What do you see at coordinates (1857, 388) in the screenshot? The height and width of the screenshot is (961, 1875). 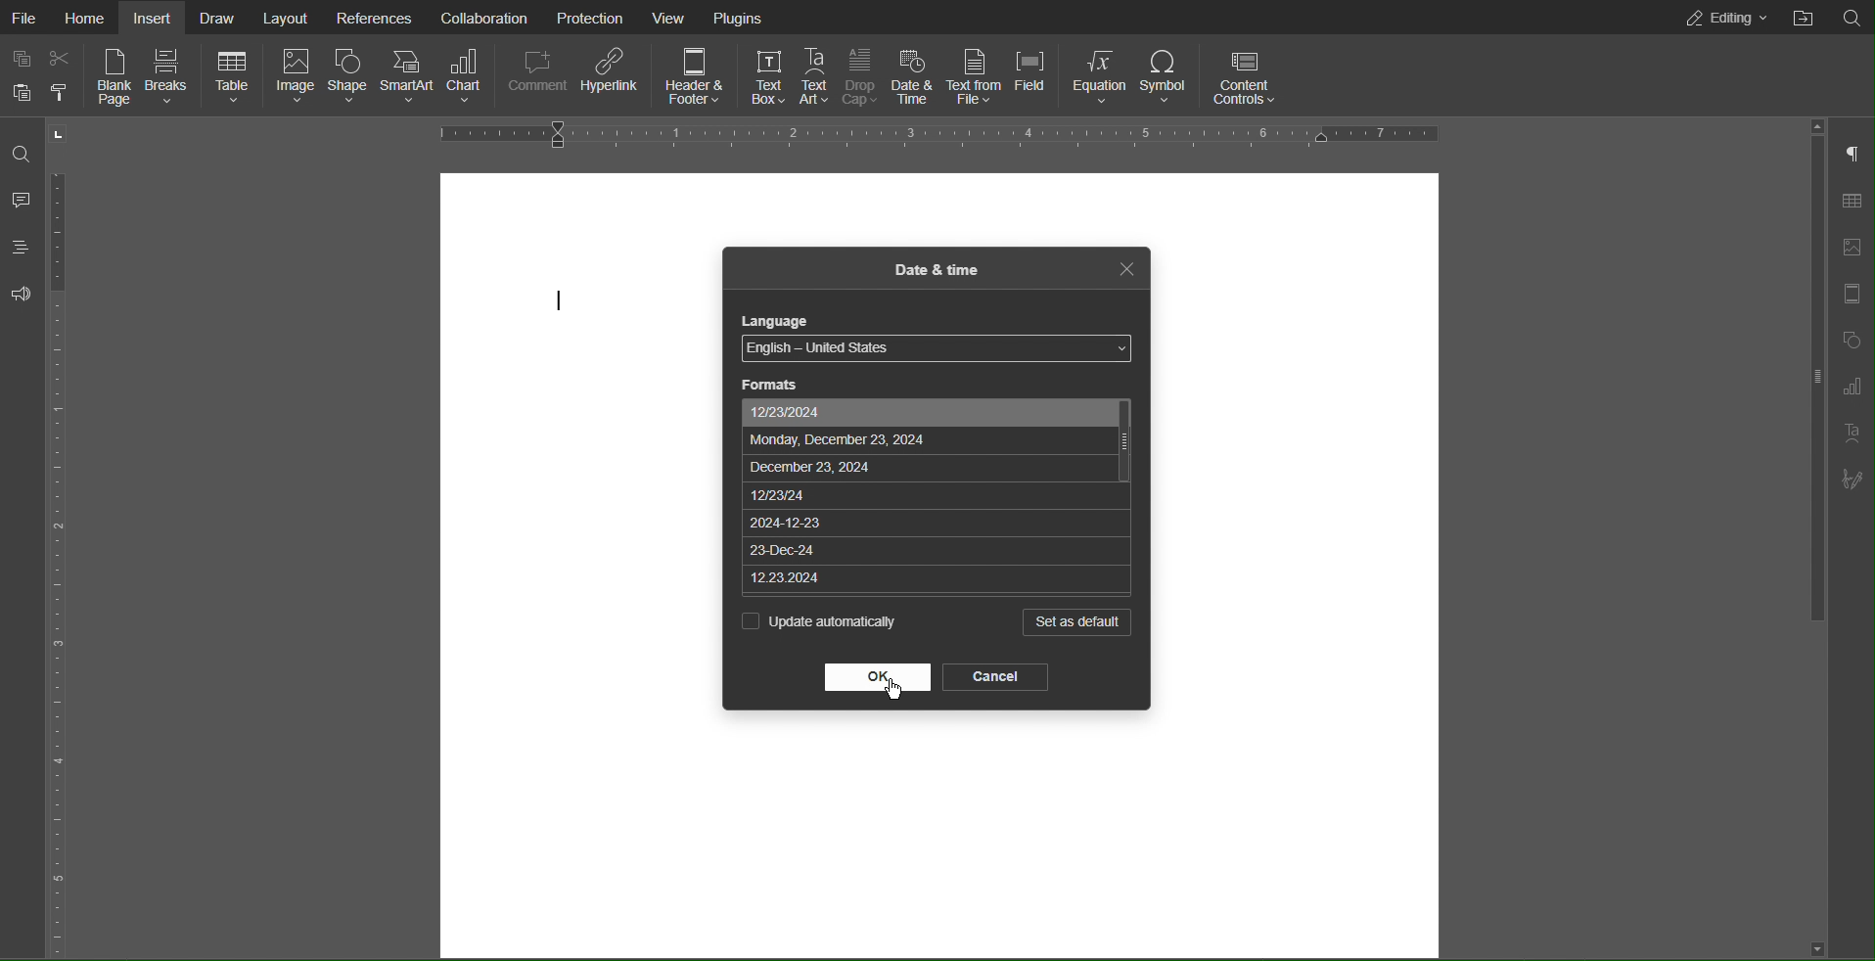 I see `Graph Settings` at bounding box center [1857, 388].